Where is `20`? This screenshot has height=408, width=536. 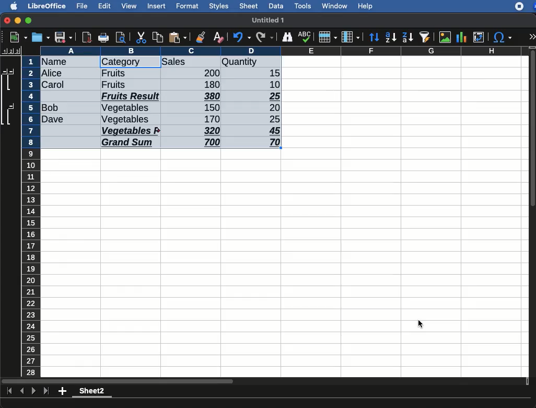
20 is located at coordinates (269, 107).